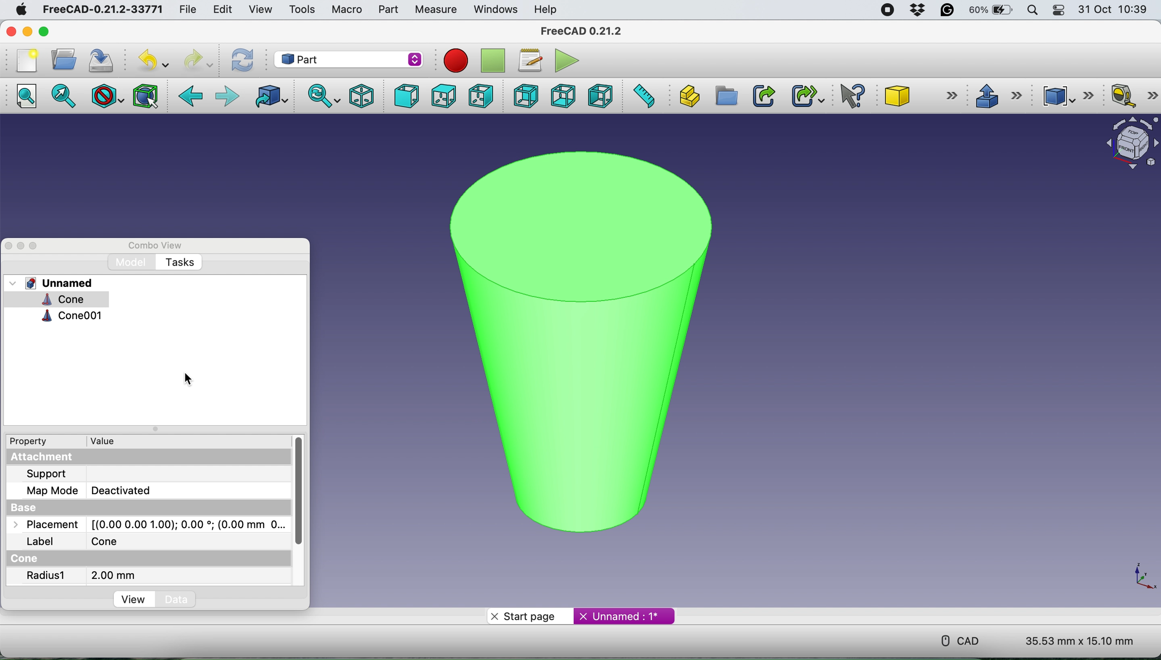 This screenshot has height=660, width=1161. I want to click on property, so click(35, 442).